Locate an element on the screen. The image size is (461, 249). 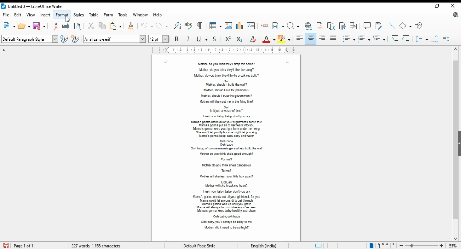
font settings is located at coordinates (115, 39).